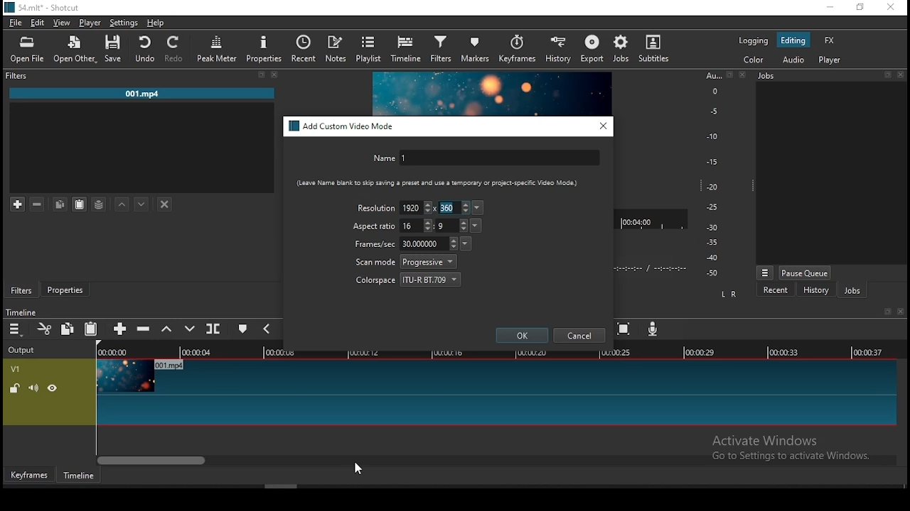 This screenshot has height=511, width=910. Describe the element at coordinates (370, 48) in the screenshot. I see `playlist` at that location.